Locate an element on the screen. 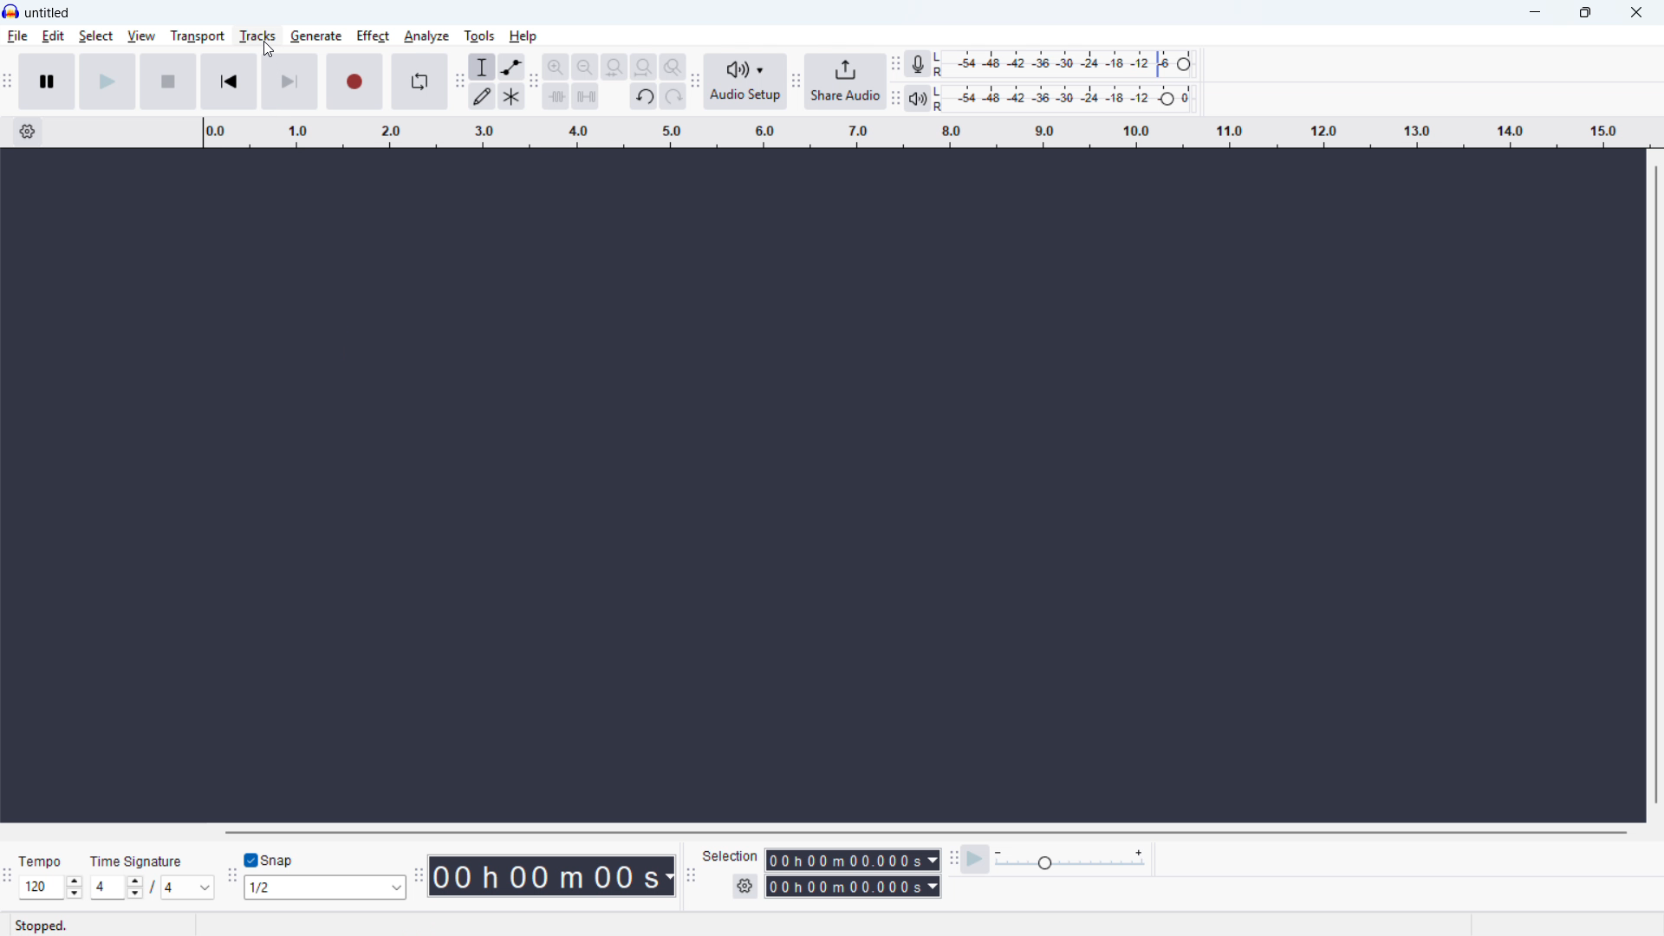 The image size is (1664, 936). Selection settings  is located at coordinates (745, 887).